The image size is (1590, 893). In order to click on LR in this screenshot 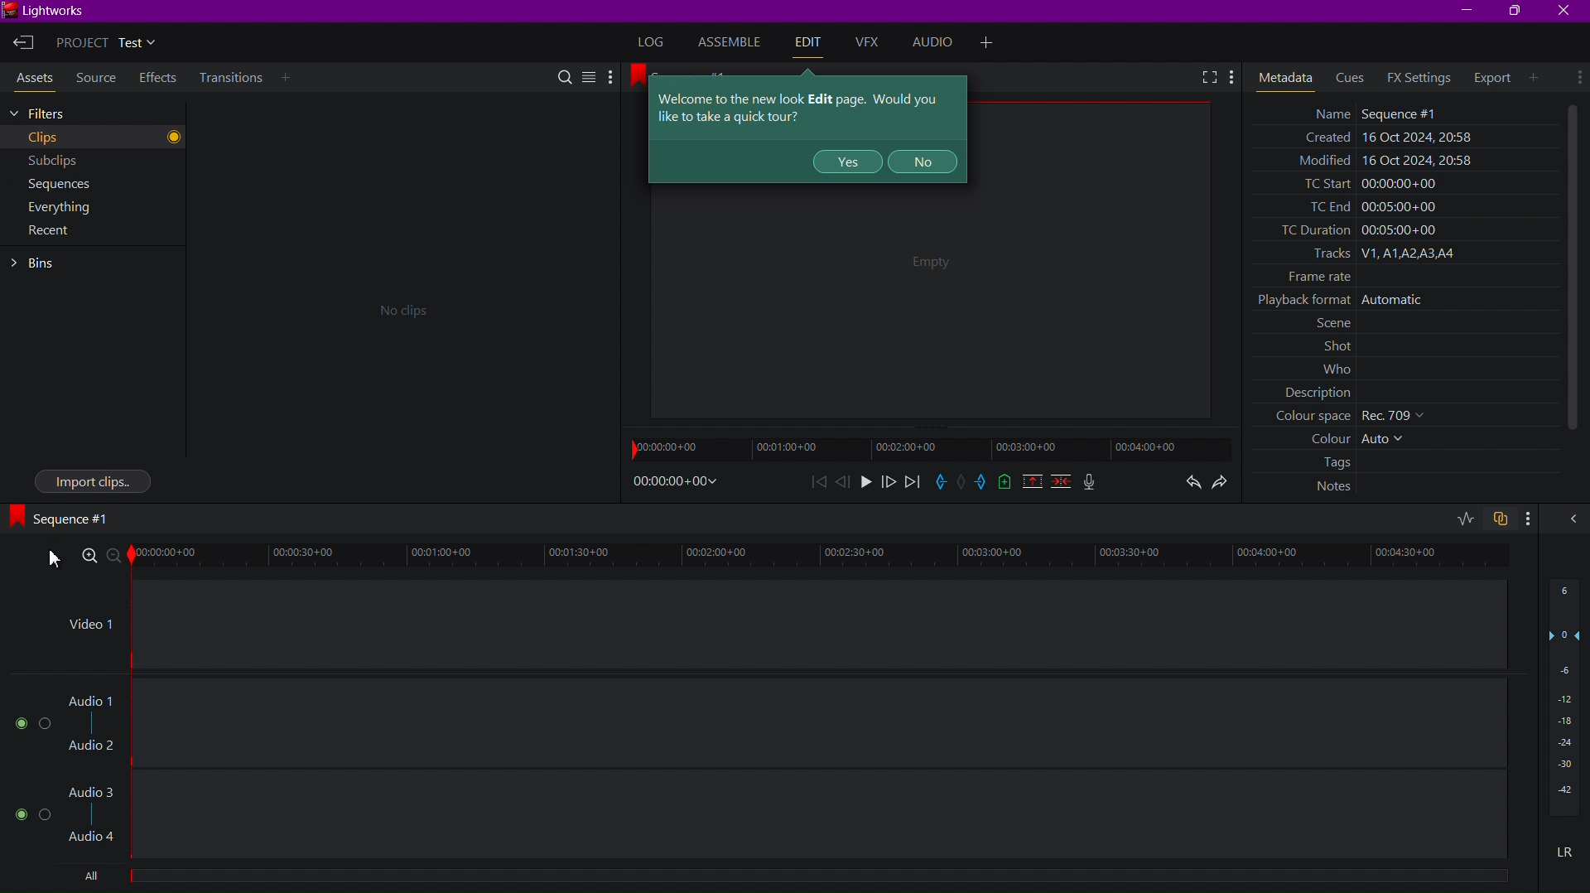, I will do `click(1566, 852)`.